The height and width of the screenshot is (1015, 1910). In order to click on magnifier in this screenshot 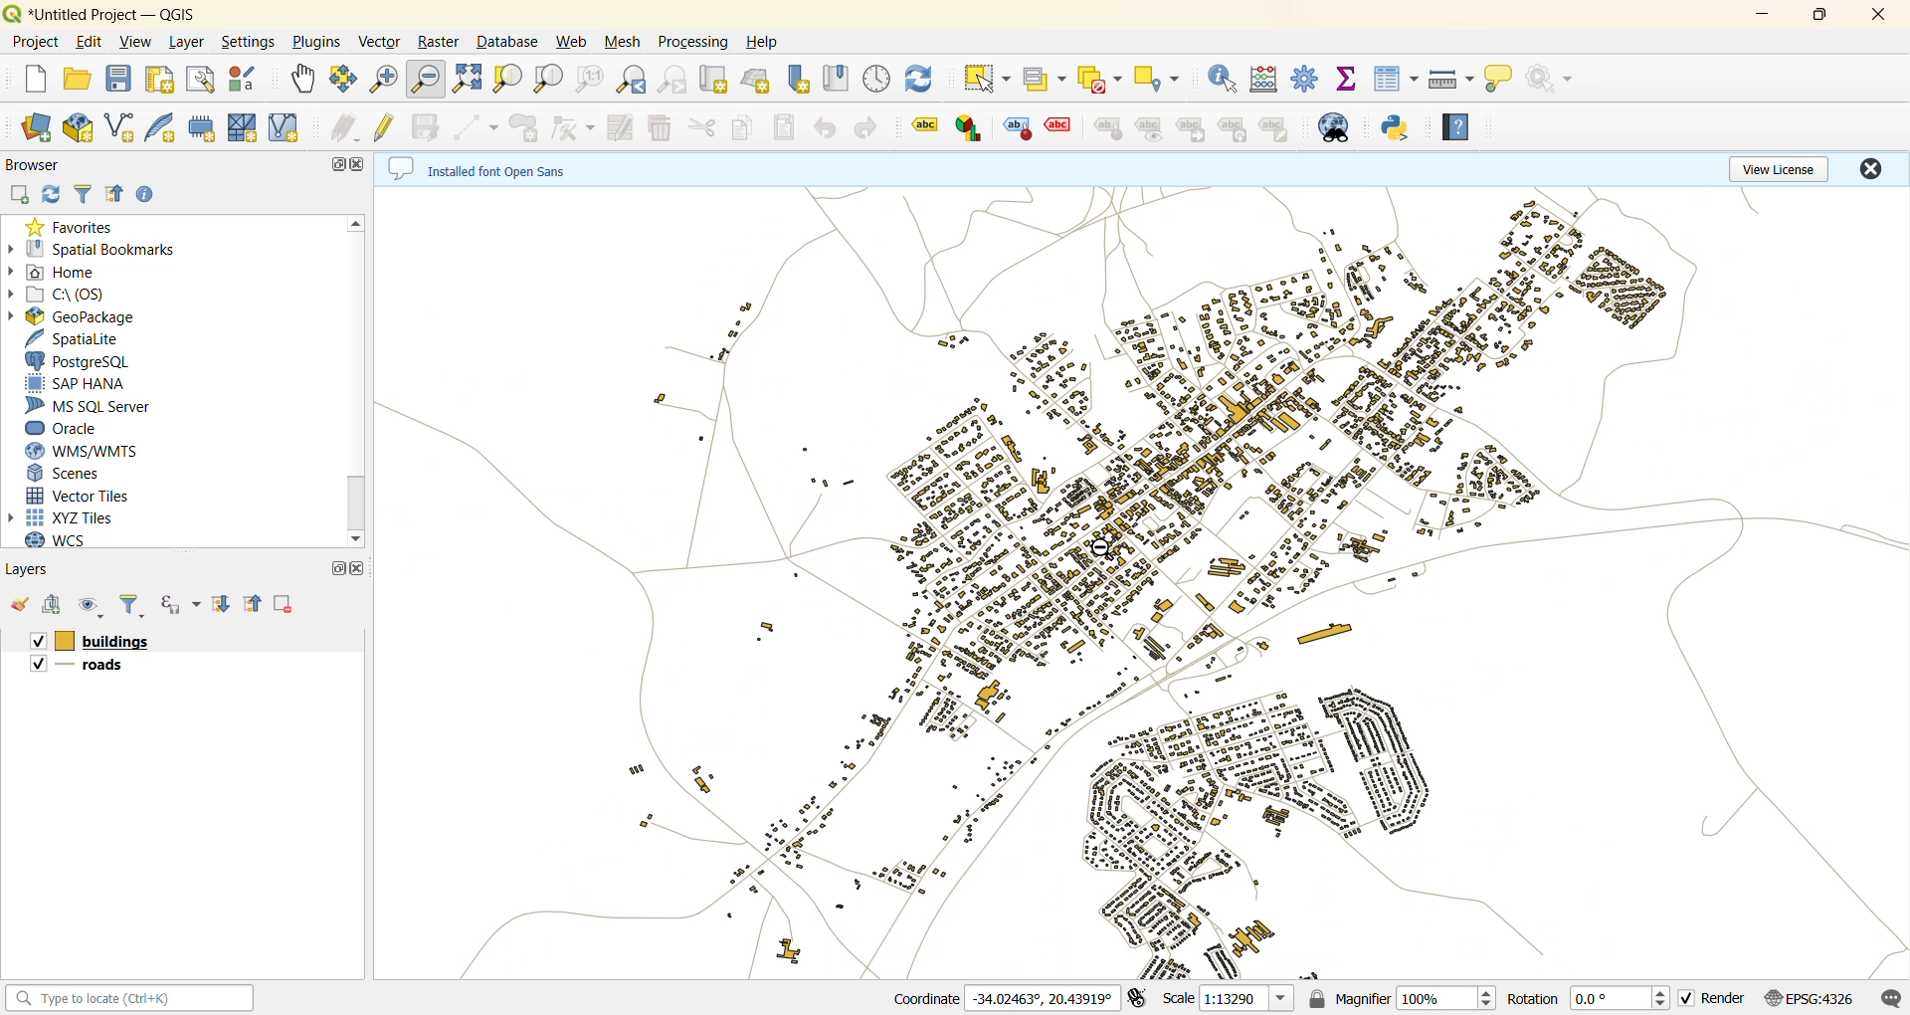, I will do `click(1398, 998)`.